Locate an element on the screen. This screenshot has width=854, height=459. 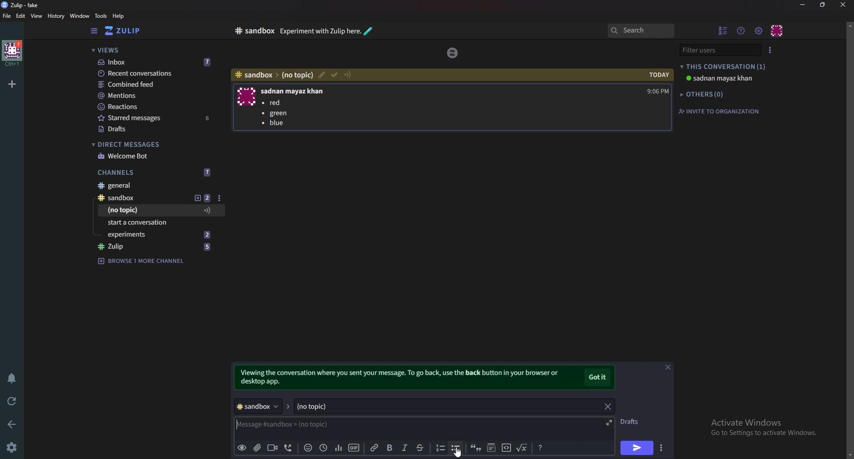
Window is located at coordinates (81, 16).